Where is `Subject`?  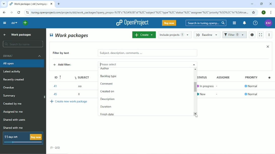
Subject is located at coordinates (83, 76).